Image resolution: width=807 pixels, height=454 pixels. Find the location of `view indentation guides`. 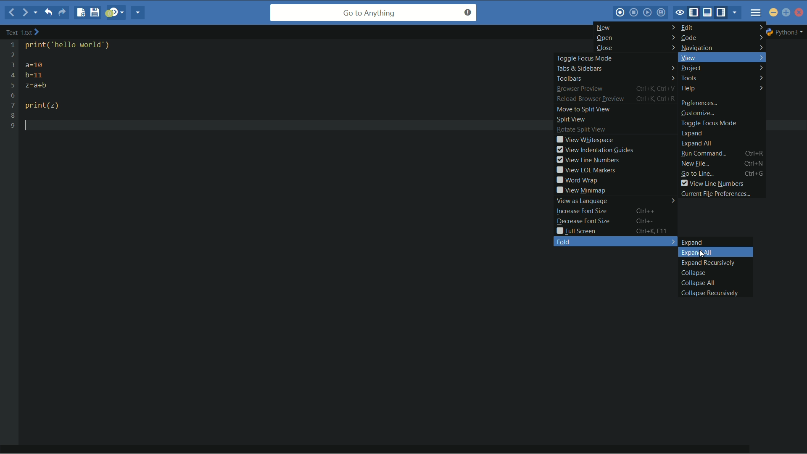

view indentation guides is located at coordinates (594, 150).